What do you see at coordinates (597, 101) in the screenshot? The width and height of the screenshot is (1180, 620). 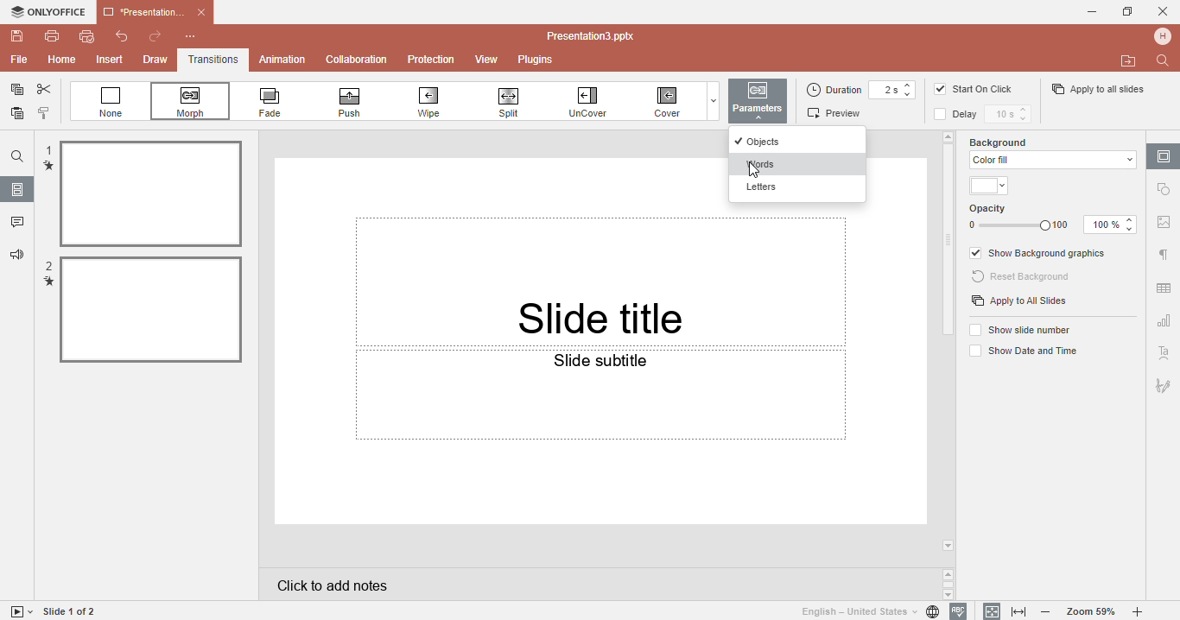 I see `Uncover` at bounding box center [597, 101].